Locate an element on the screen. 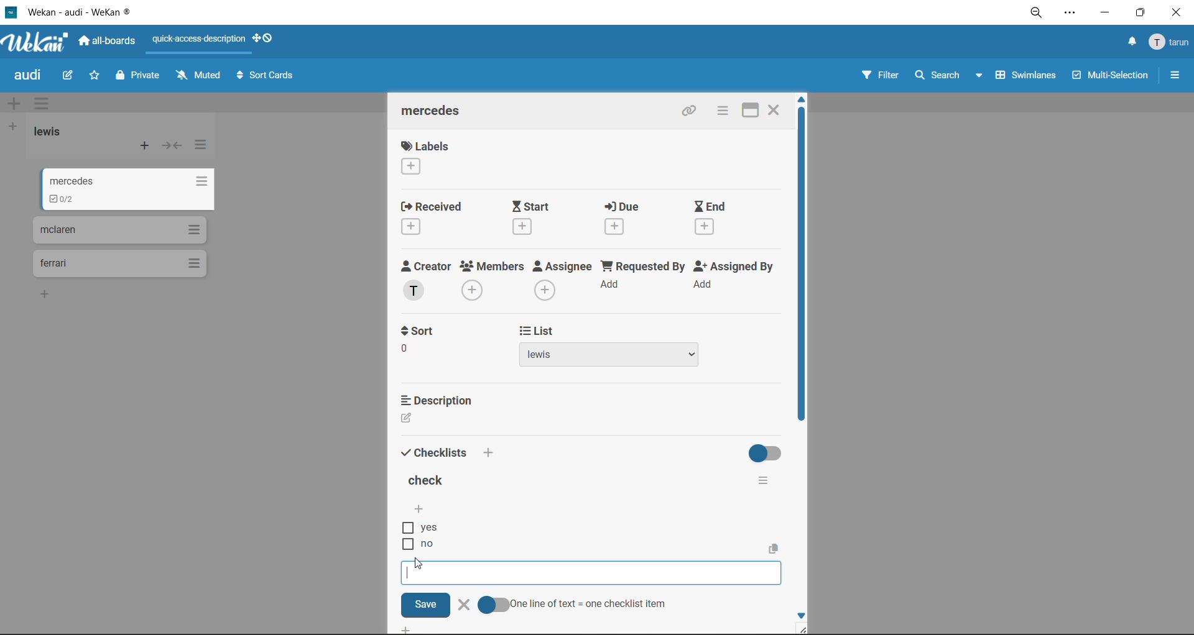  Checklist input is located at coordinates (591, 573).